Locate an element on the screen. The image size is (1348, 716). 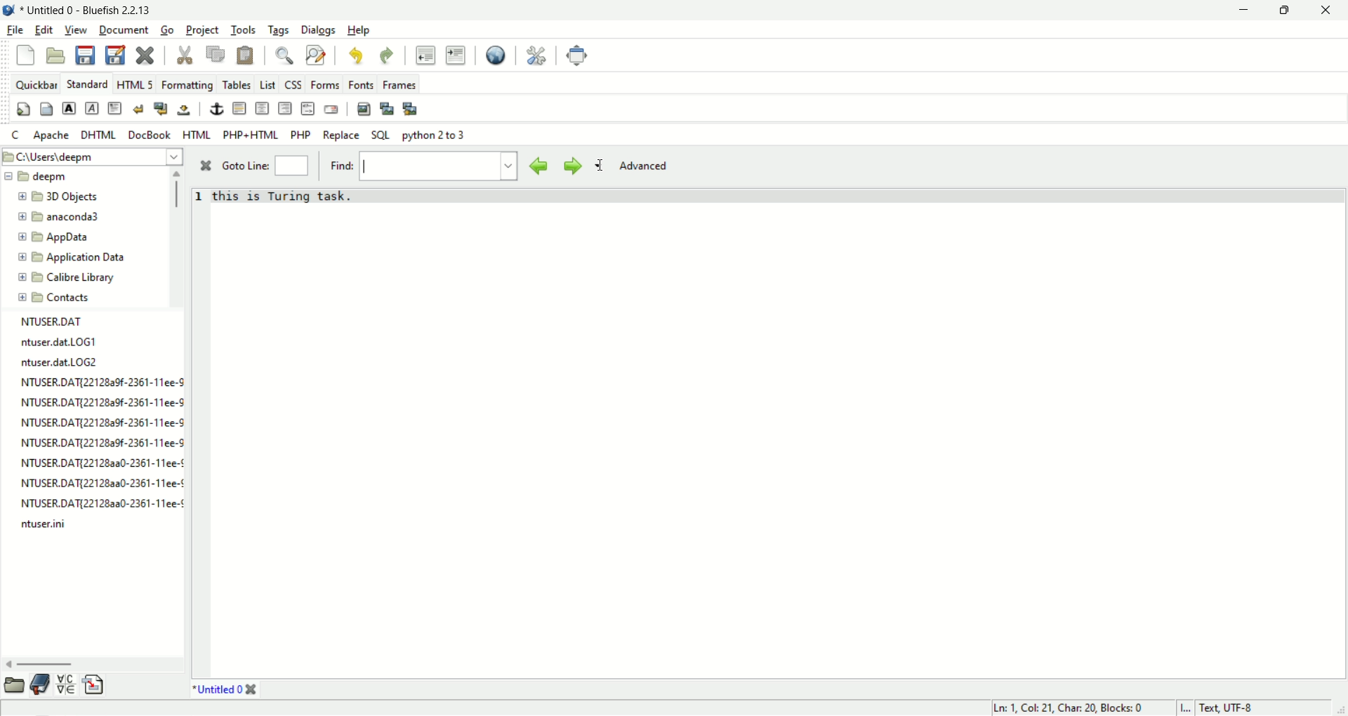
unident is located at coordinates (425, 55).